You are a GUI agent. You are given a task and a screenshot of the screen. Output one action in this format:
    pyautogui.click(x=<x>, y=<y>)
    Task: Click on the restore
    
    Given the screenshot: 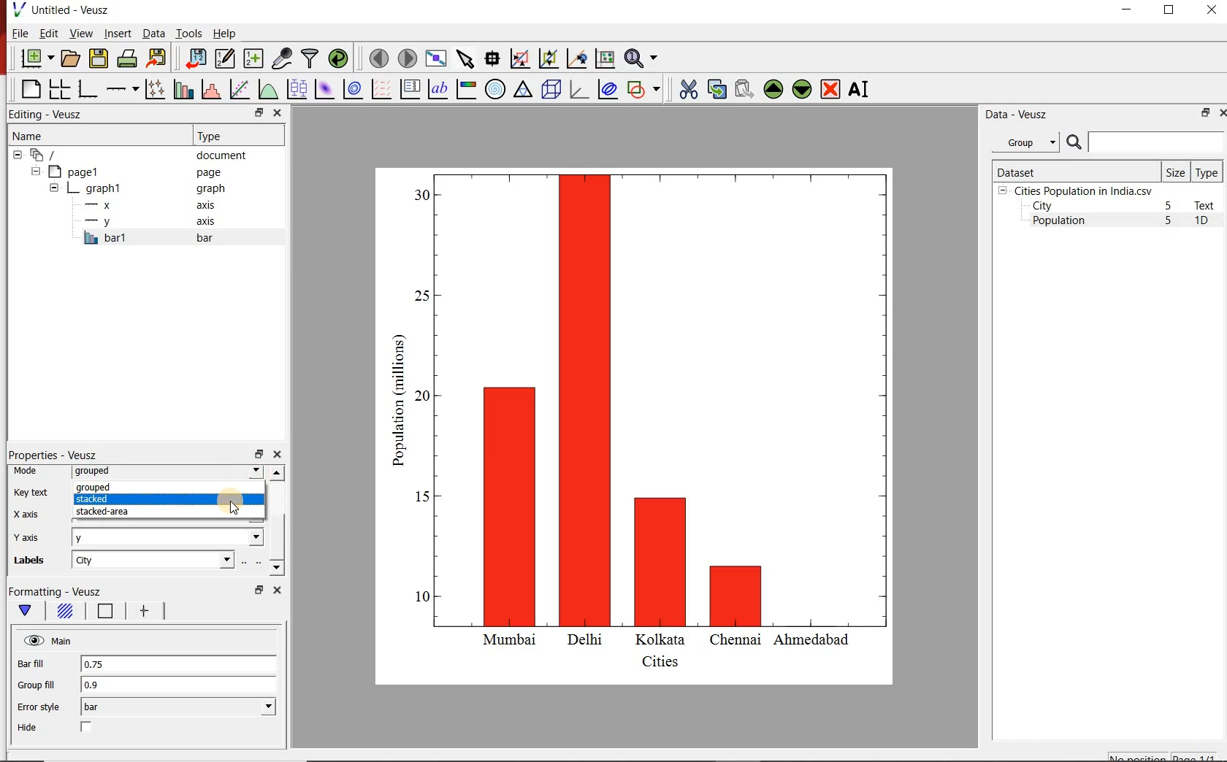 What is the action you would take?
    pyautogui.click(x=258, y=112)
    